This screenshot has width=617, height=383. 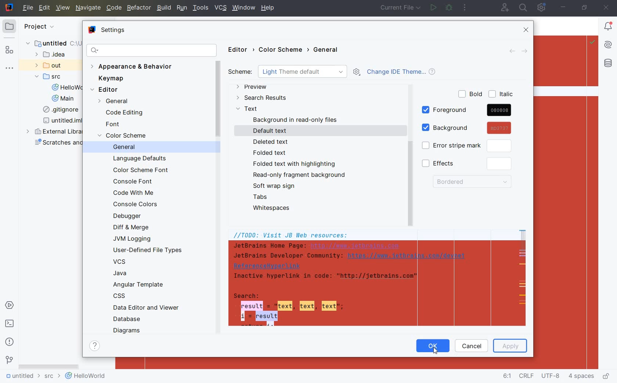 What do you see at coordinates (240, 50) in the screenshot?
I see `EDITOR` at bounding box center [240, 50].